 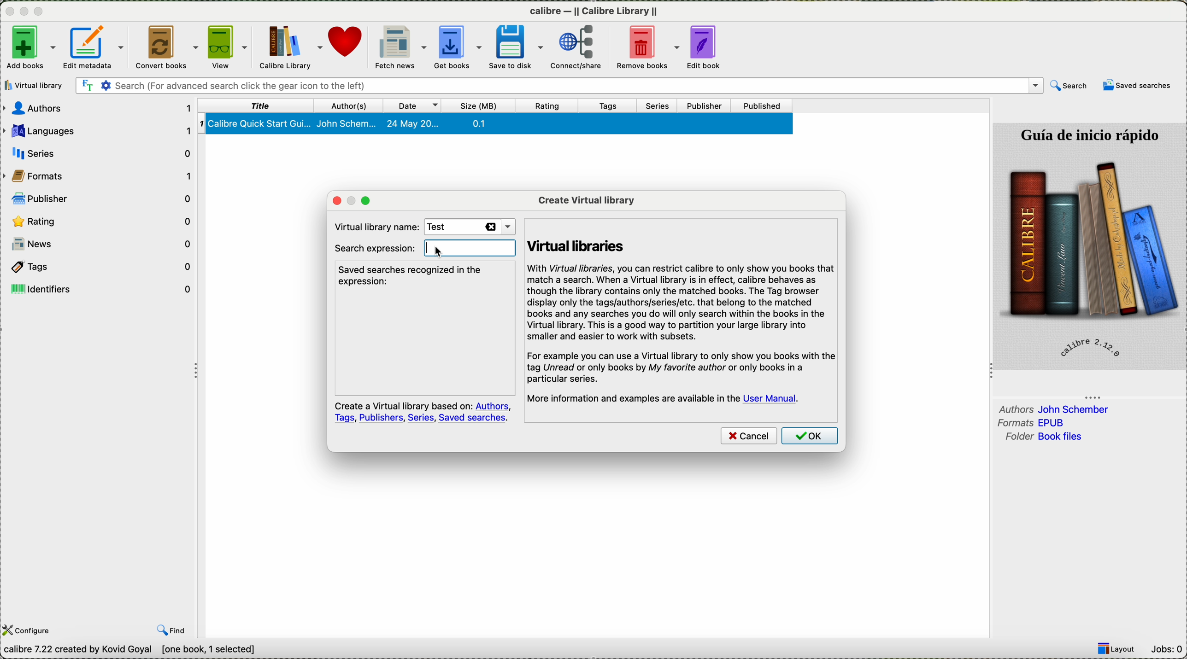 I want to click on minimze, so click(x=350, y=200).